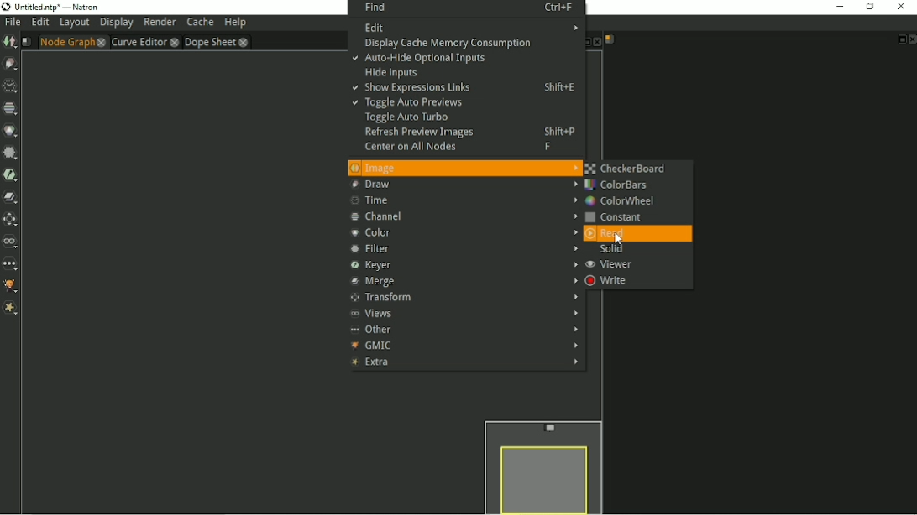 This screenshot has height=515, width=917. What do you see at coordinates (464, 168) in the screenshot?
I see `Image` at bounding box center [464, 168].